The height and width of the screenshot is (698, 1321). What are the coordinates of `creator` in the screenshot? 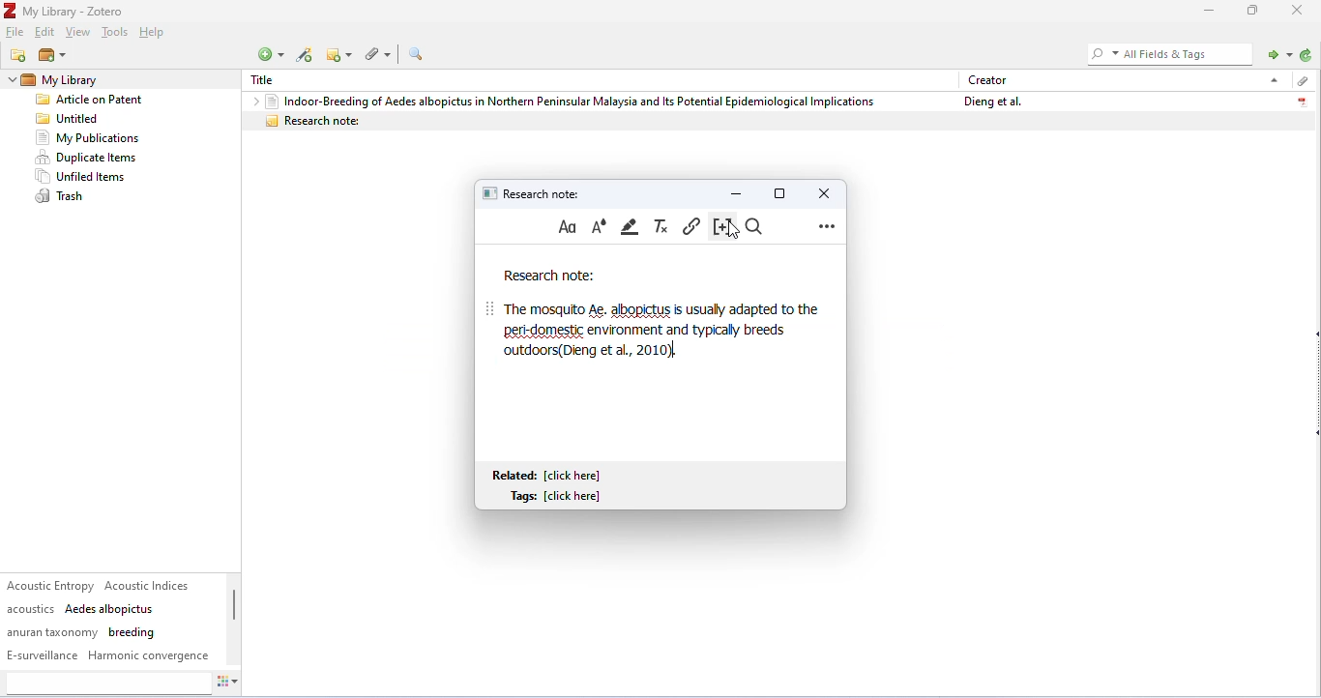 It's located at (988, 79).